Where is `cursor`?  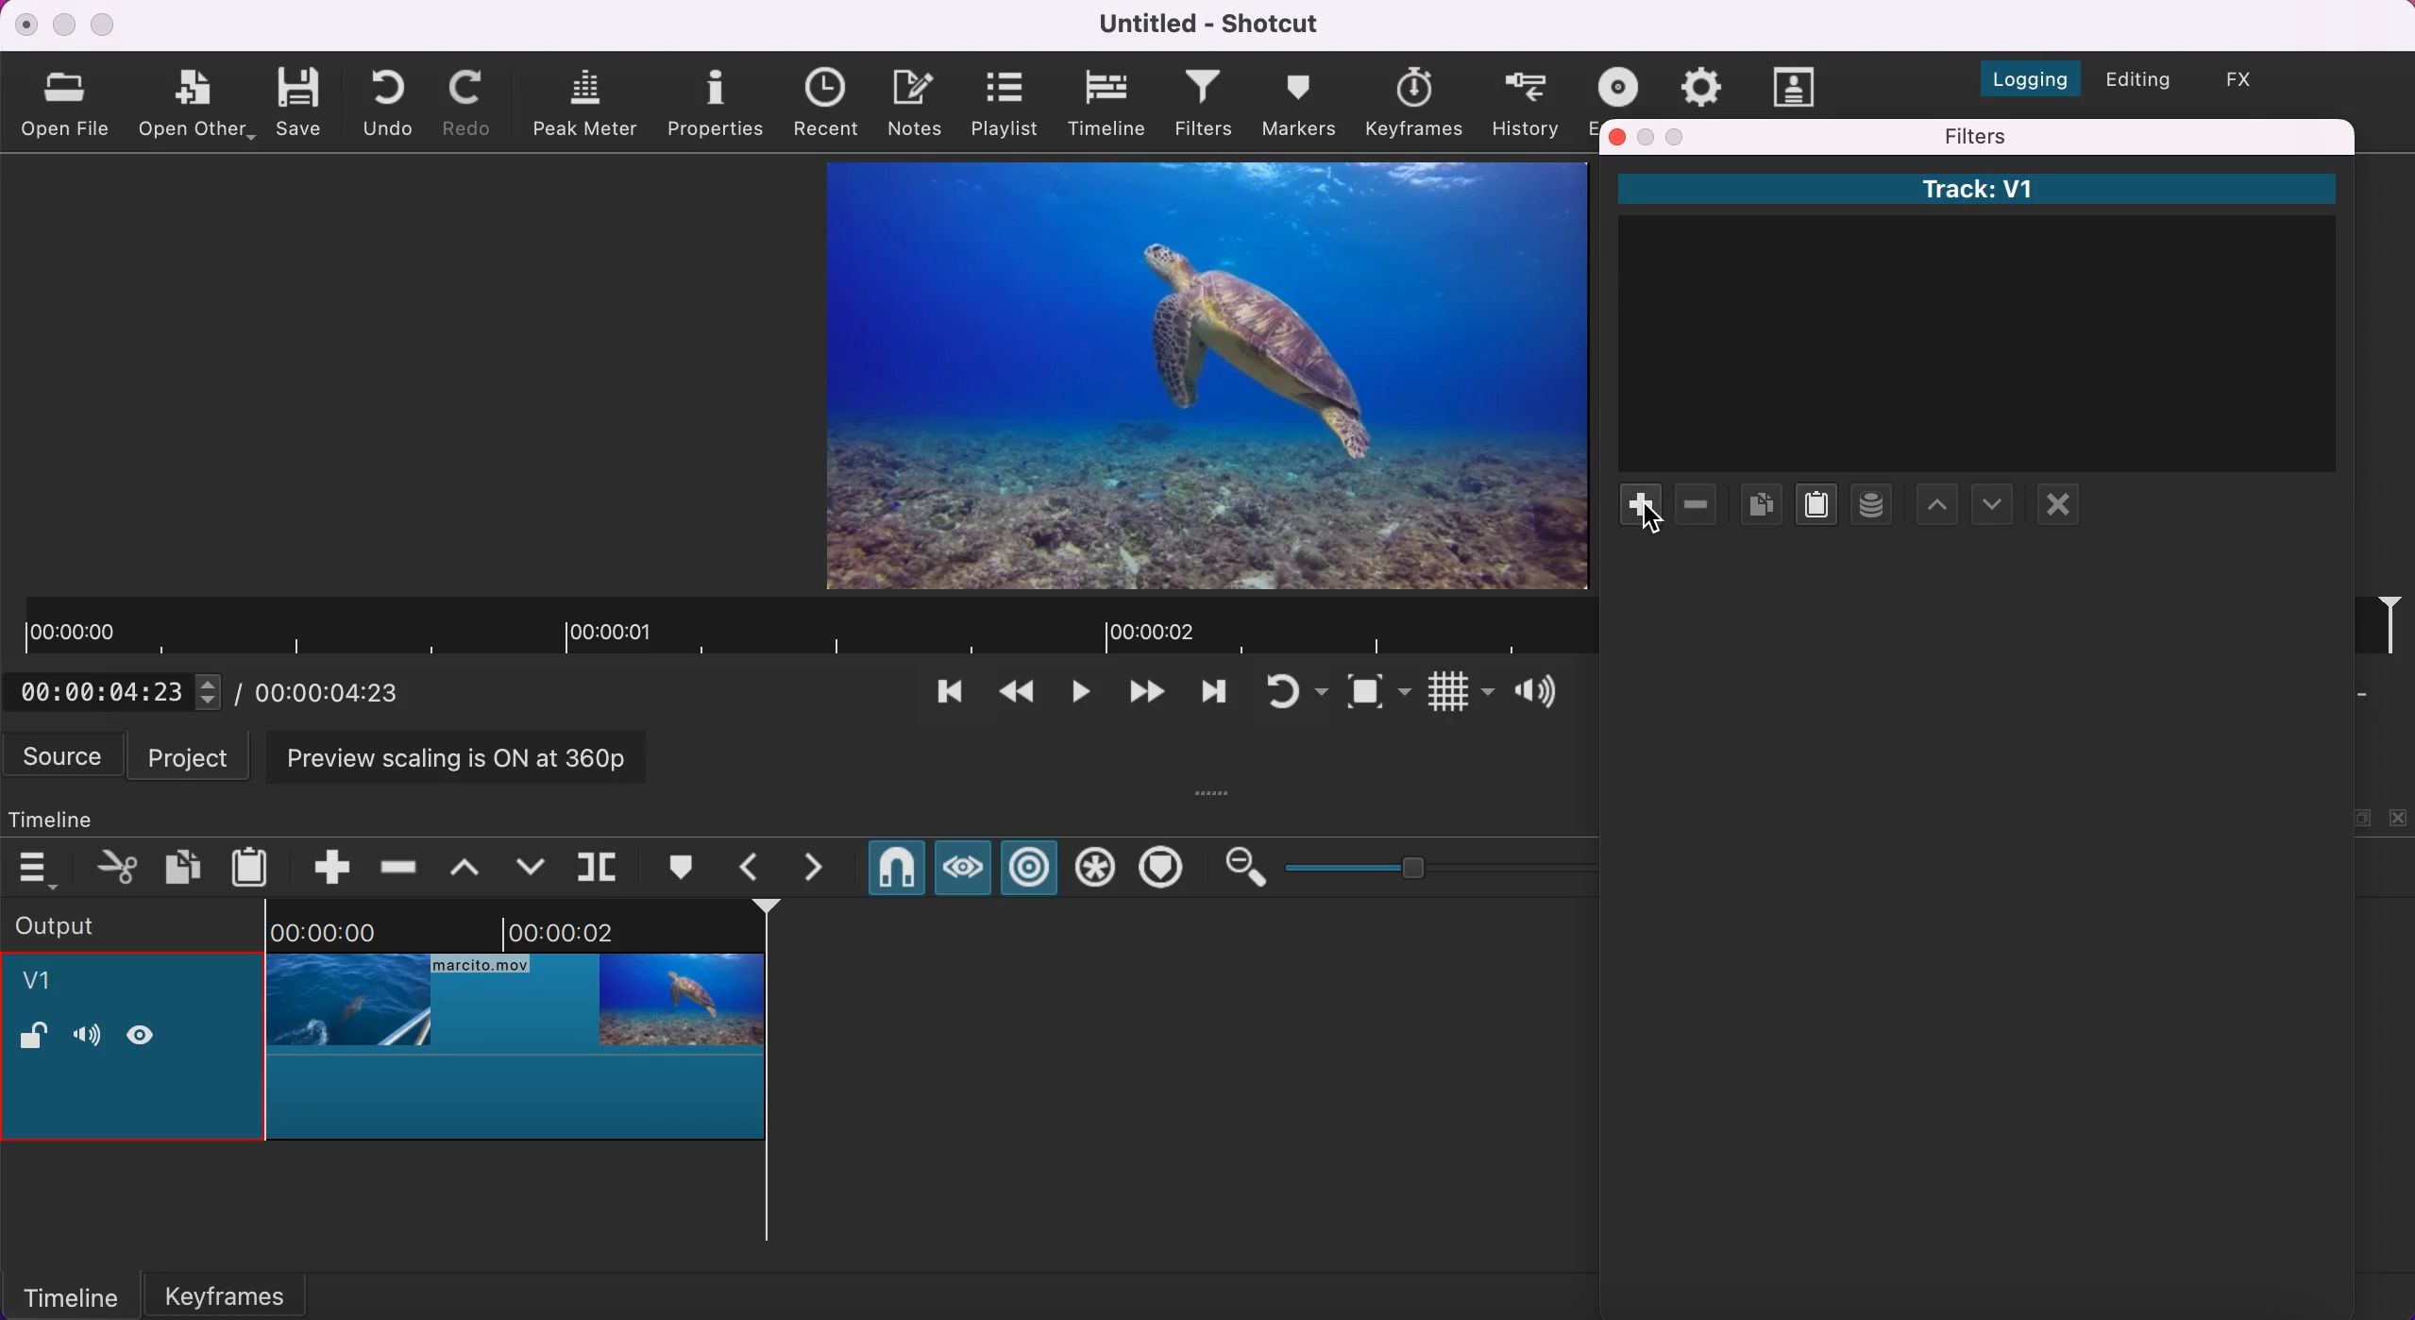 cursor is located at coordinates (1655, 517).